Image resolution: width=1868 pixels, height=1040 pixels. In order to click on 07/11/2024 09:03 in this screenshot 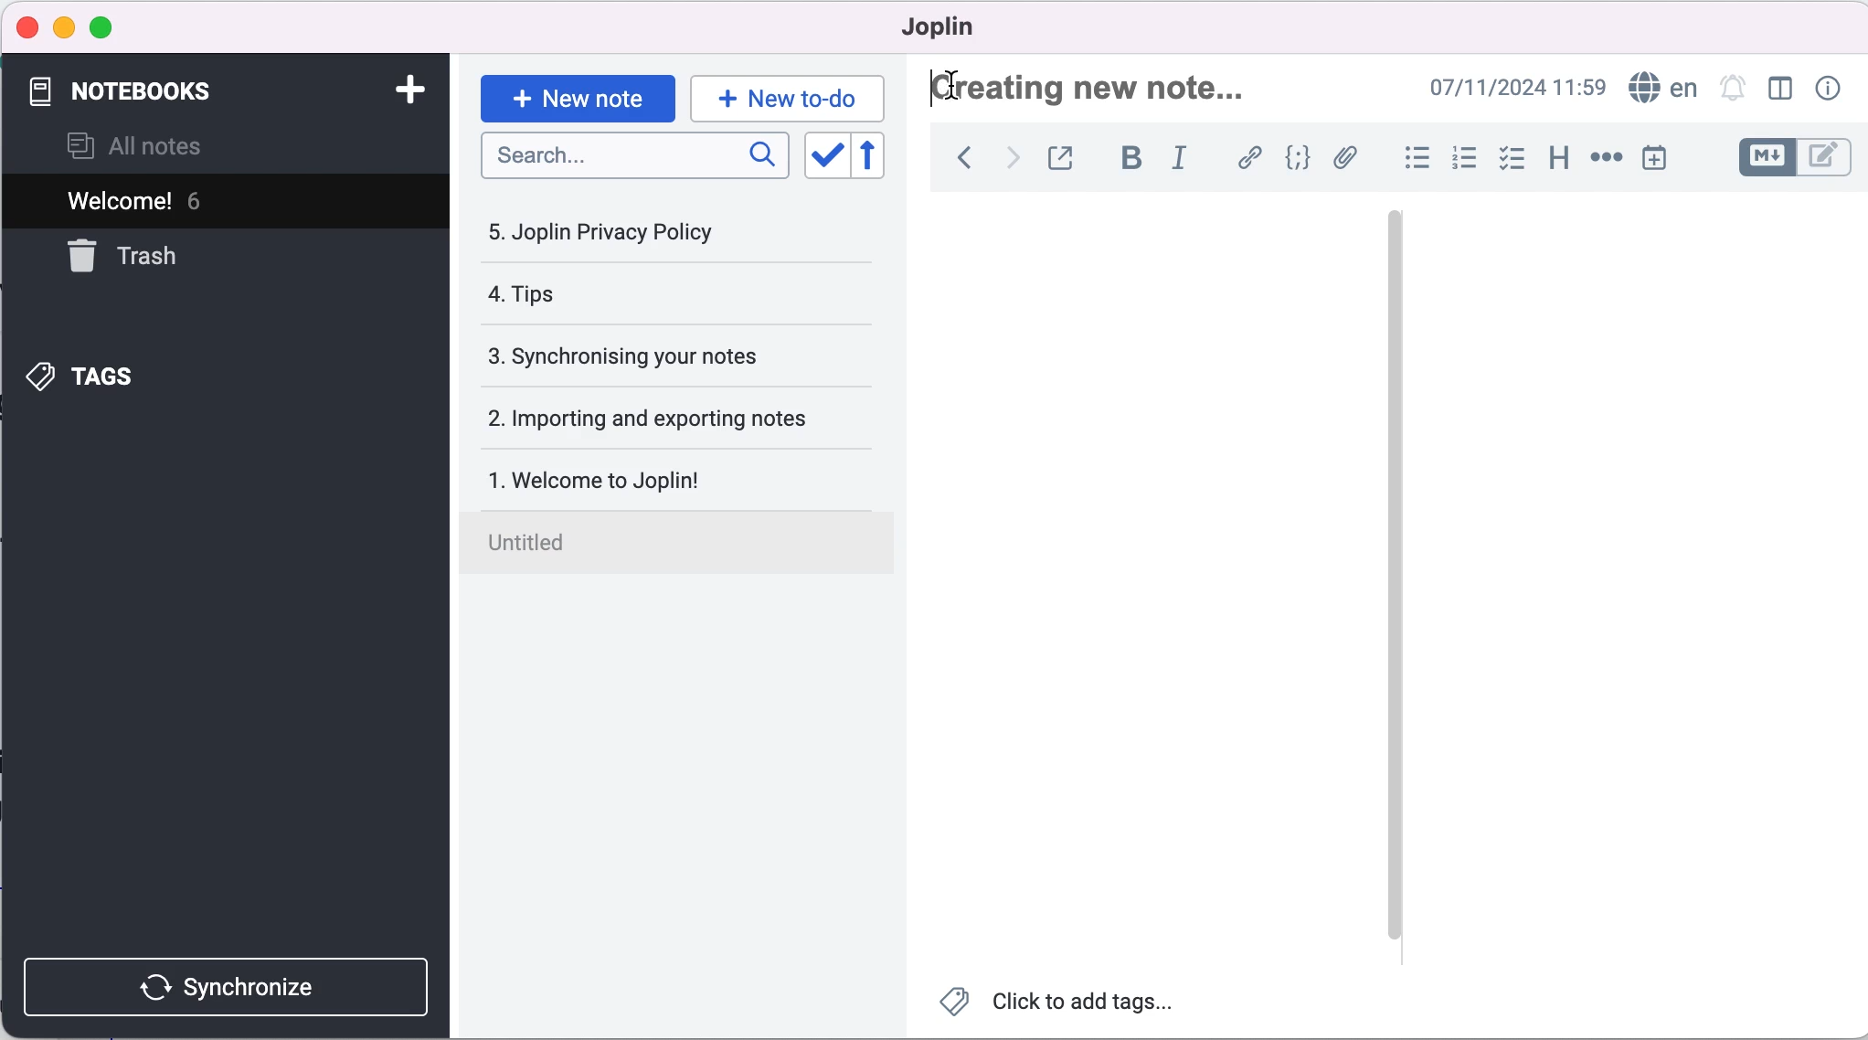, I will do `click(1499, 89)`.